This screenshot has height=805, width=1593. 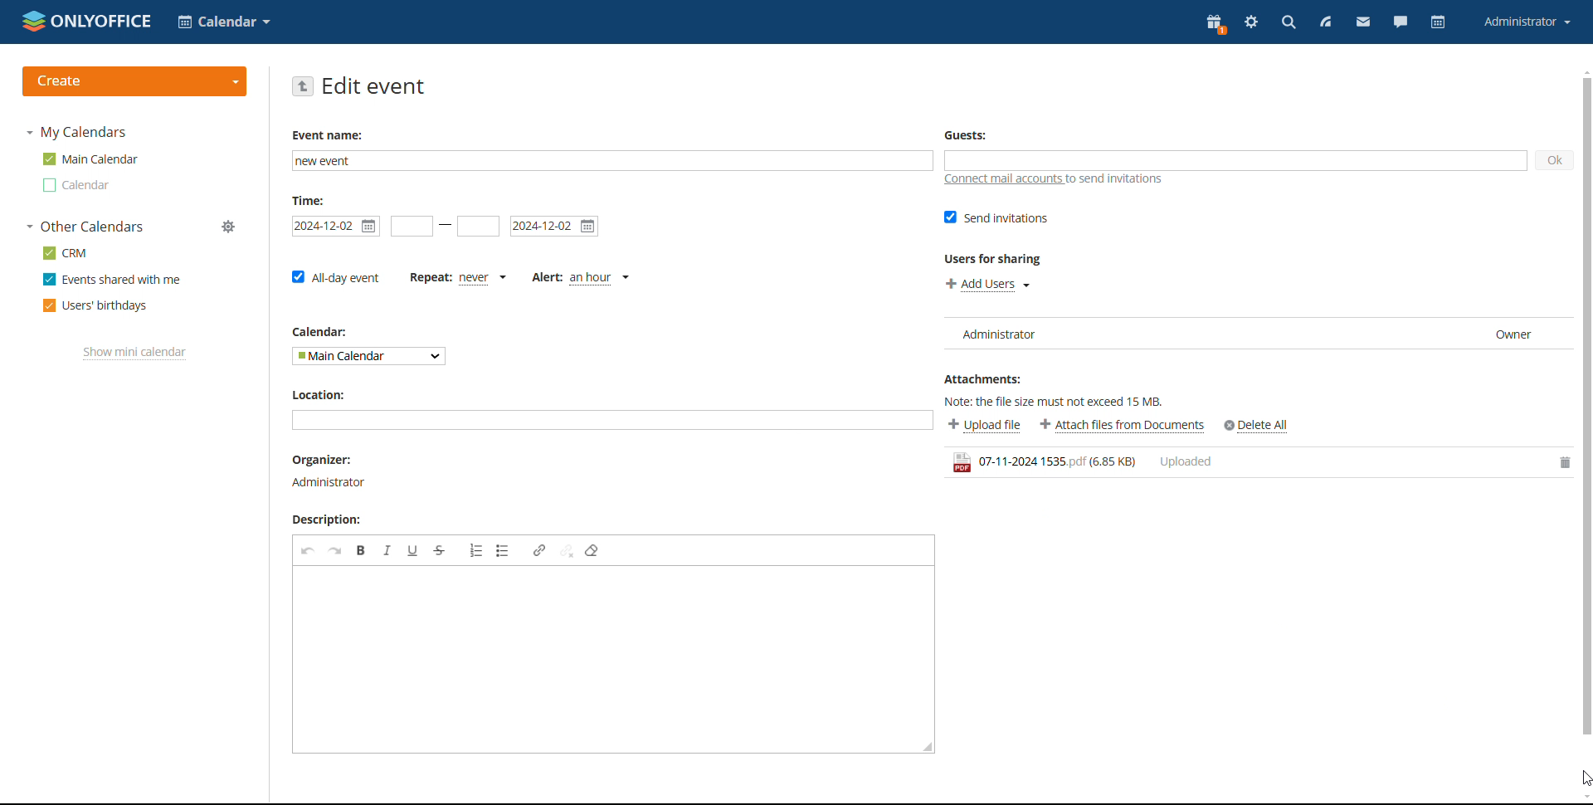 I want to click on scroll down, so click(x=1583, y=799).